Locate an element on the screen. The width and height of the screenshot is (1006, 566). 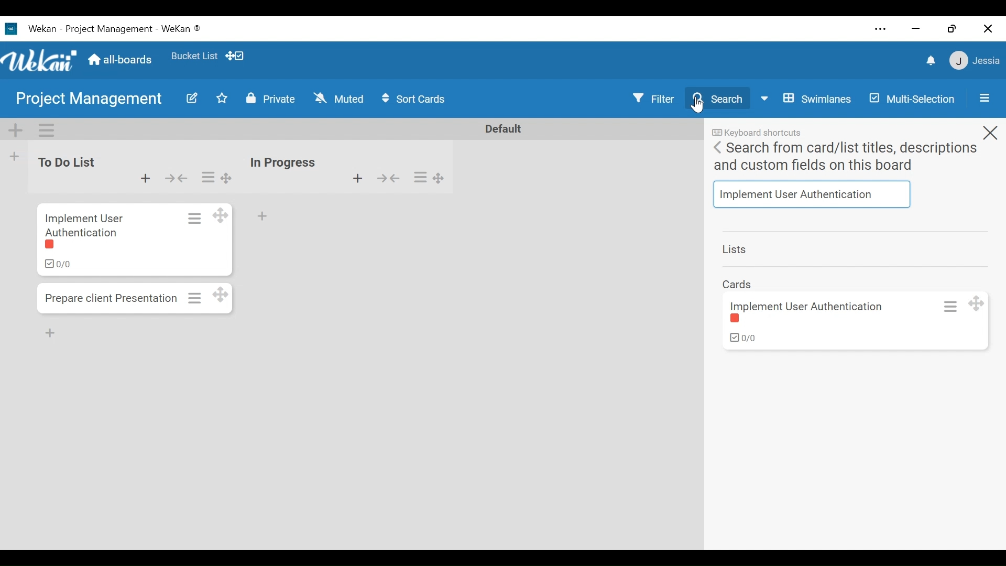
Filter is located at coordinates (652, 97).